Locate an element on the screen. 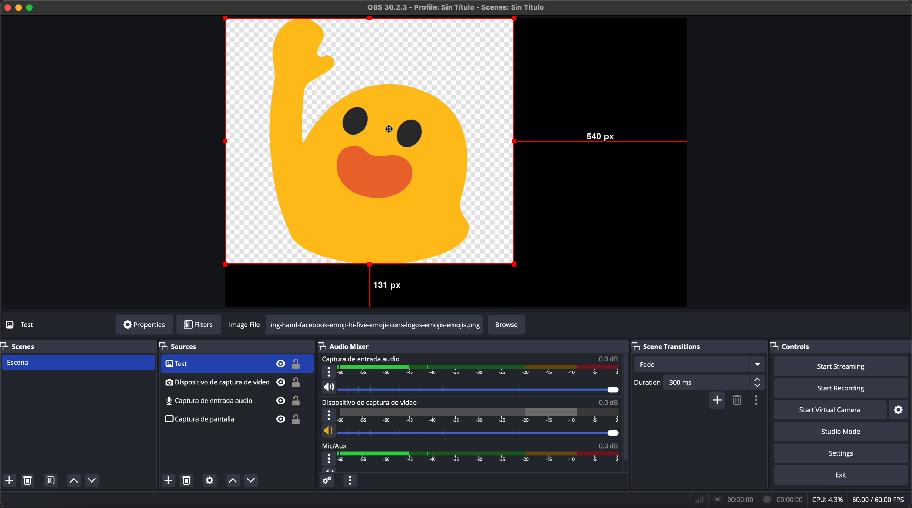 The height and width of the screenshot is (508, 912). audio mixer menu is located at coordinates (350, 480).